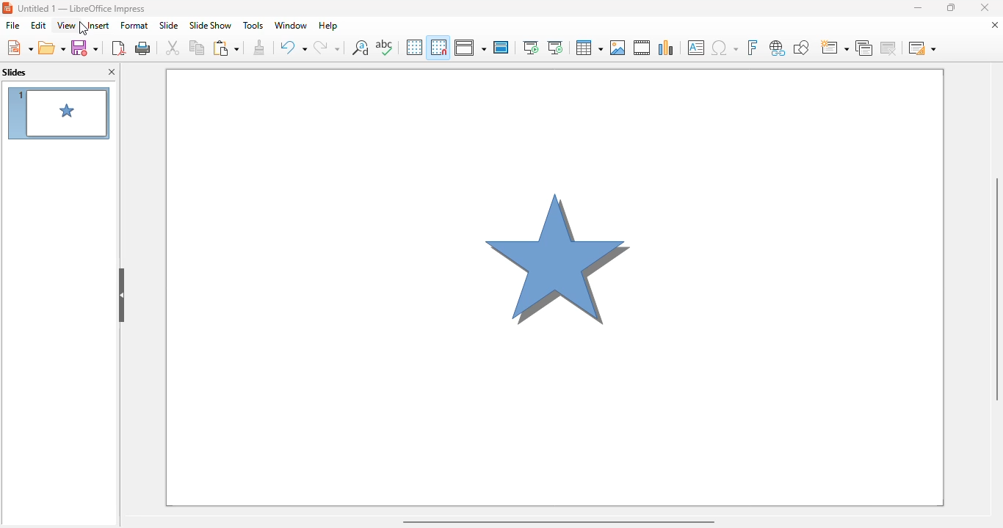 This screenshot has width=1003, height=528. I want to click on format, so click(134, 25).